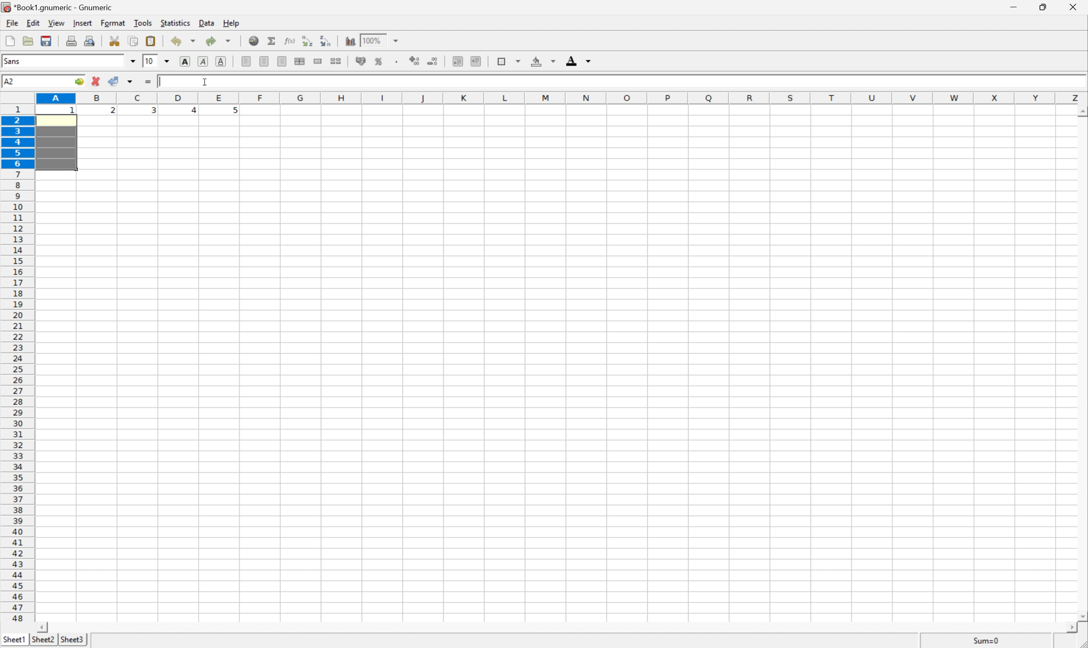 The width and height of the screenshot is (1088, 648). I want to click on 3, so click(153, 112).